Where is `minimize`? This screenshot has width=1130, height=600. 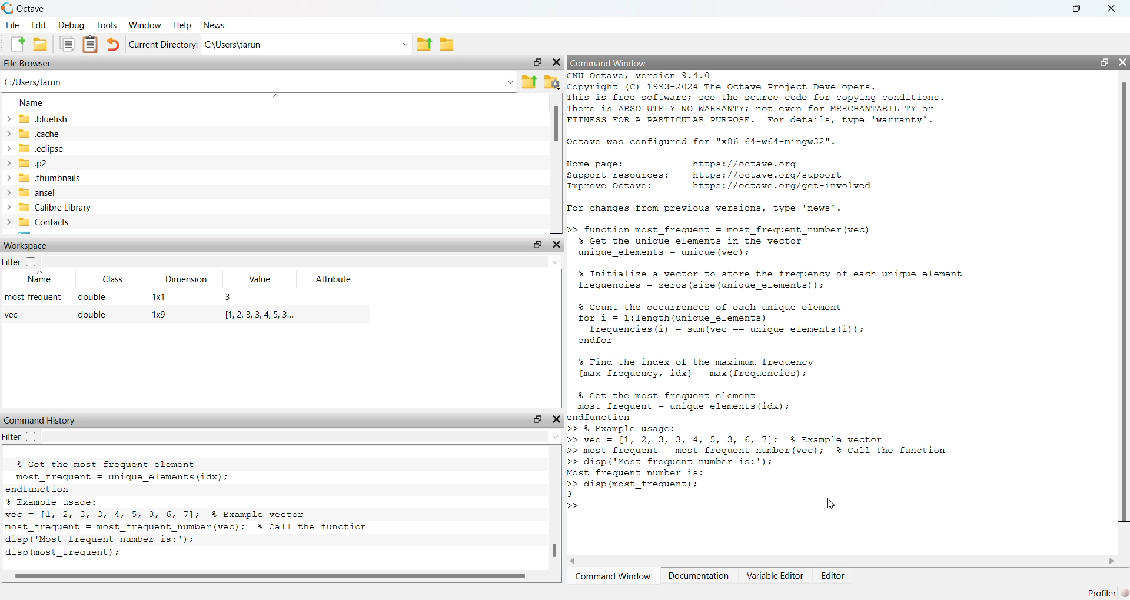
minimize is located at coordinates (1043, 8).